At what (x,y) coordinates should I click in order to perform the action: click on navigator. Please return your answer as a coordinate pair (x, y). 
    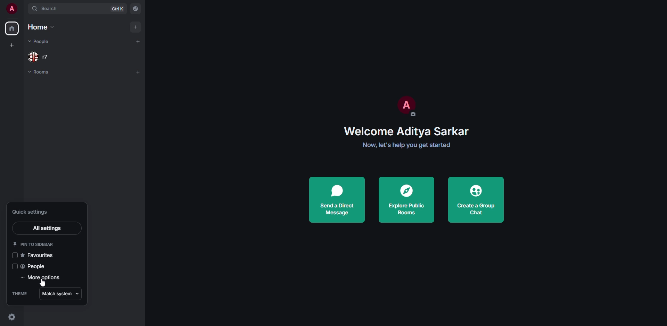
    Looking at the image, I should click on (135, 10).